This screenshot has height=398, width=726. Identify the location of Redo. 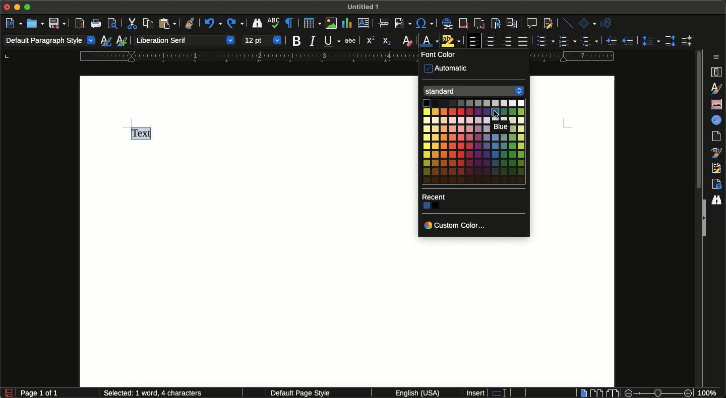
(235, 24).